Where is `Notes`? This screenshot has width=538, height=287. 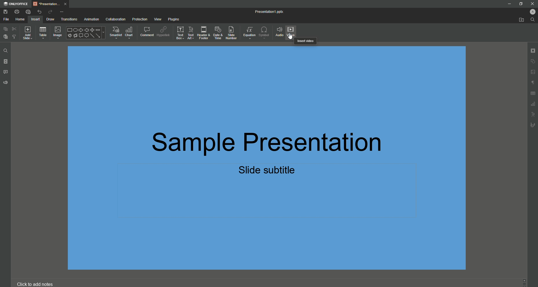 Notes is located at coordinates (36, 284).